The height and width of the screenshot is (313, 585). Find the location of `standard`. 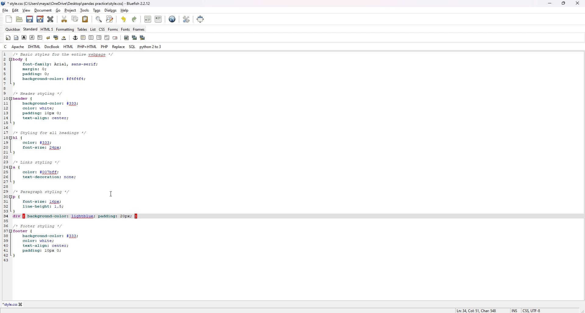

standard is located at coordinates (31, 29).